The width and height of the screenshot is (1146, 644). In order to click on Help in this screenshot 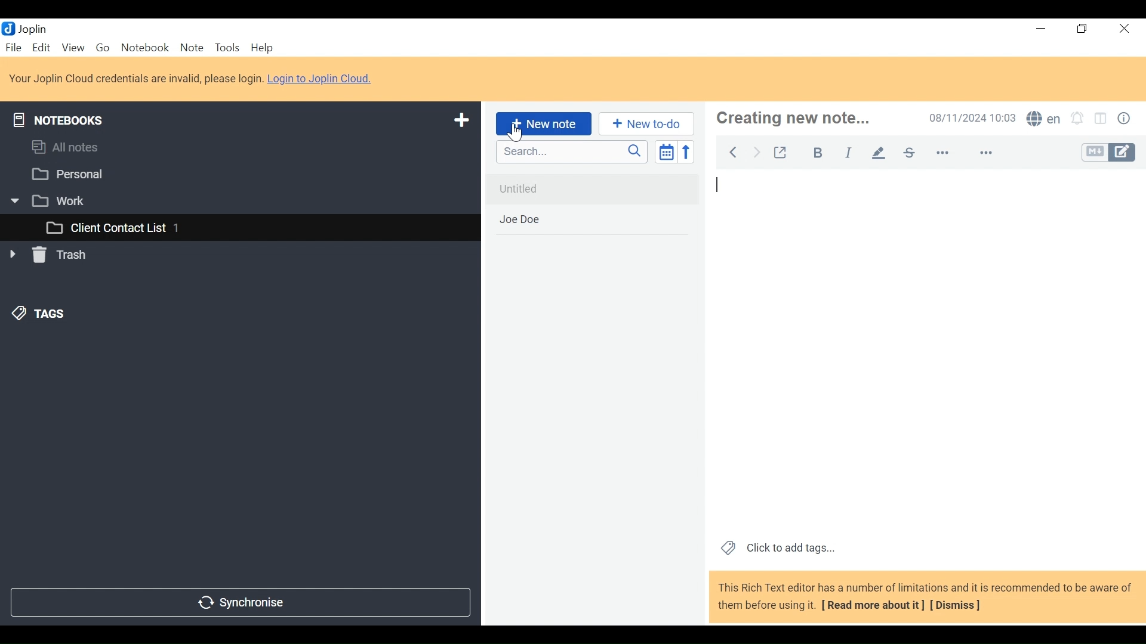, I will do `click(260, 48)`.